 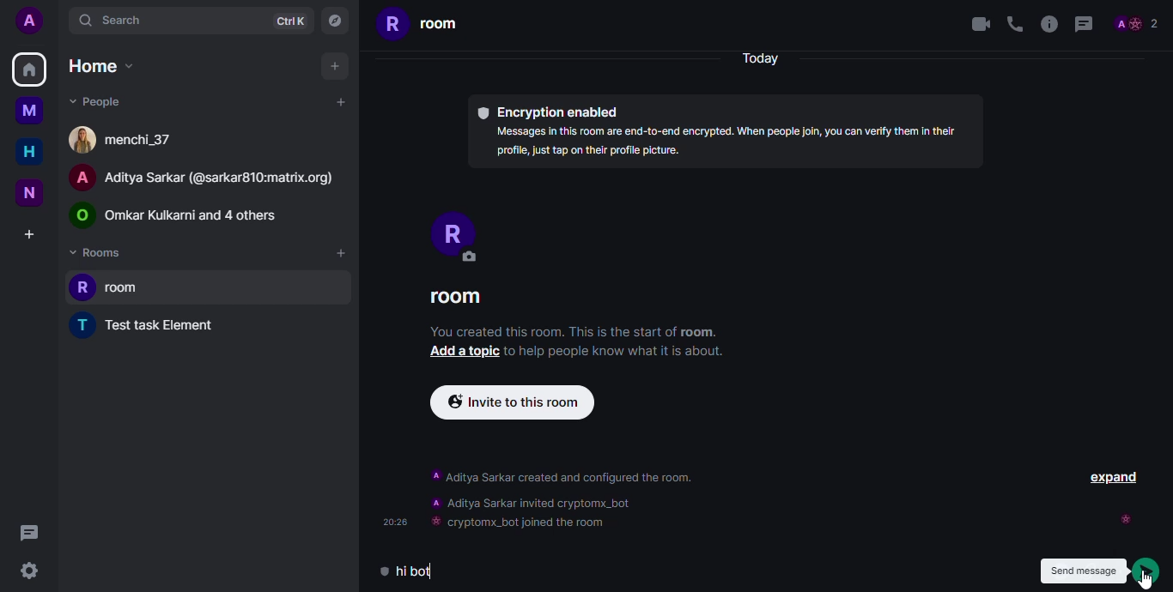 I want to click on threads, so click(x=28, y=533).